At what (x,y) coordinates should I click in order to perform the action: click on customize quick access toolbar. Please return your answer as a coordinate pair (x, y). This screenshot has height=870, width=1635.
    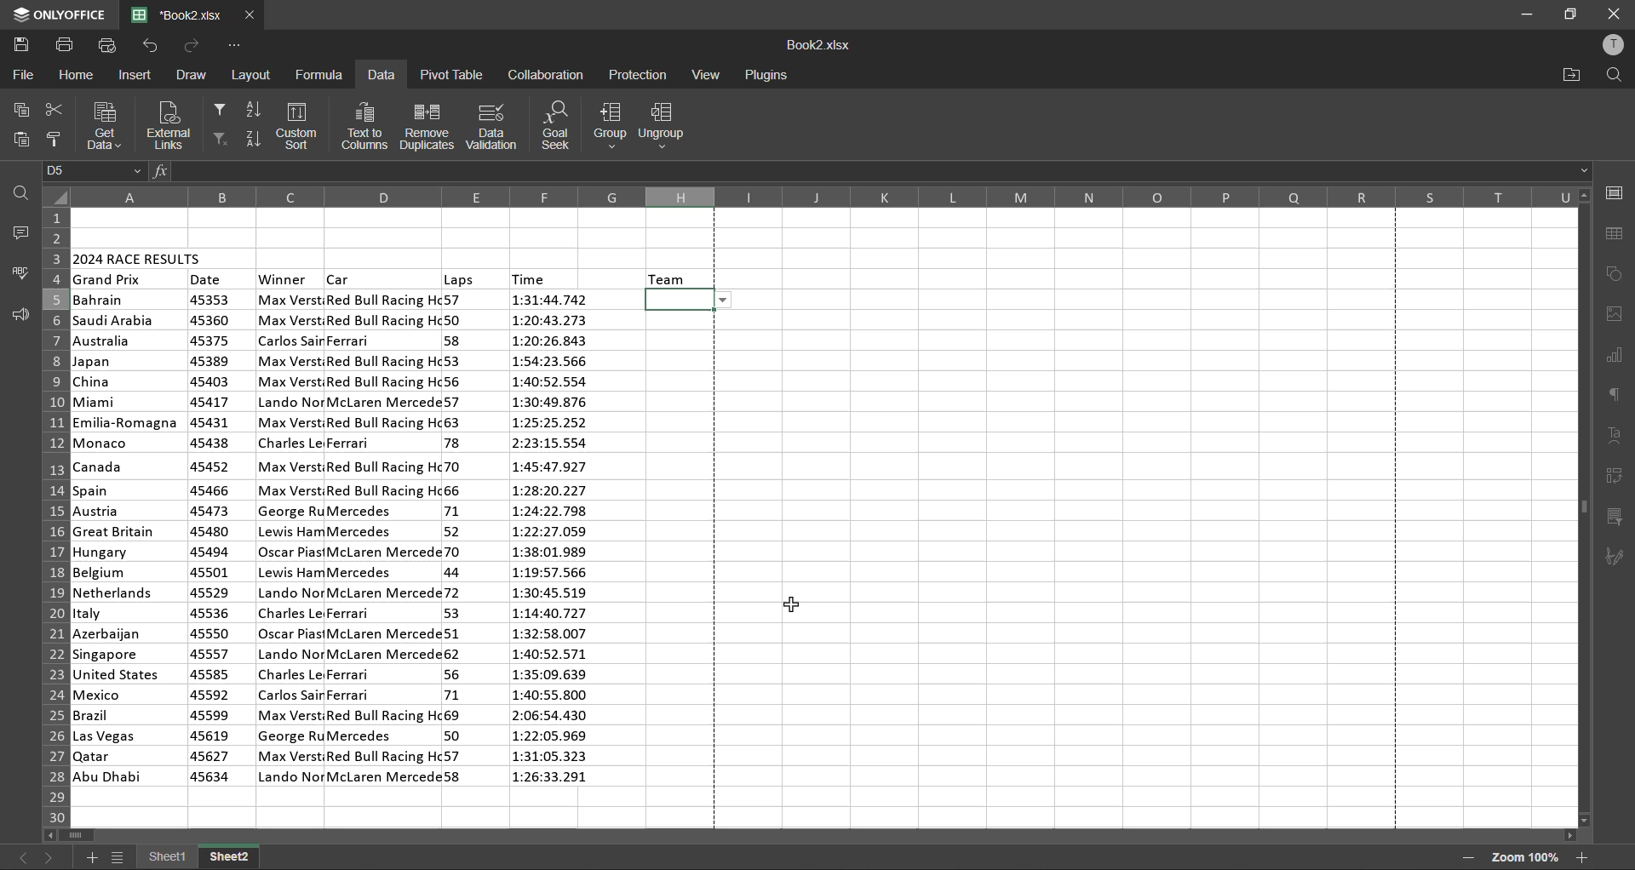
    Looking at the image, I should click on (232, 46).